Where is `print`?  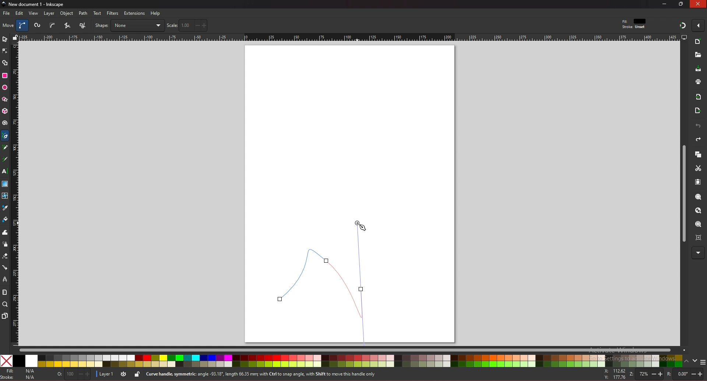
print is located at coordinates (698, 81).